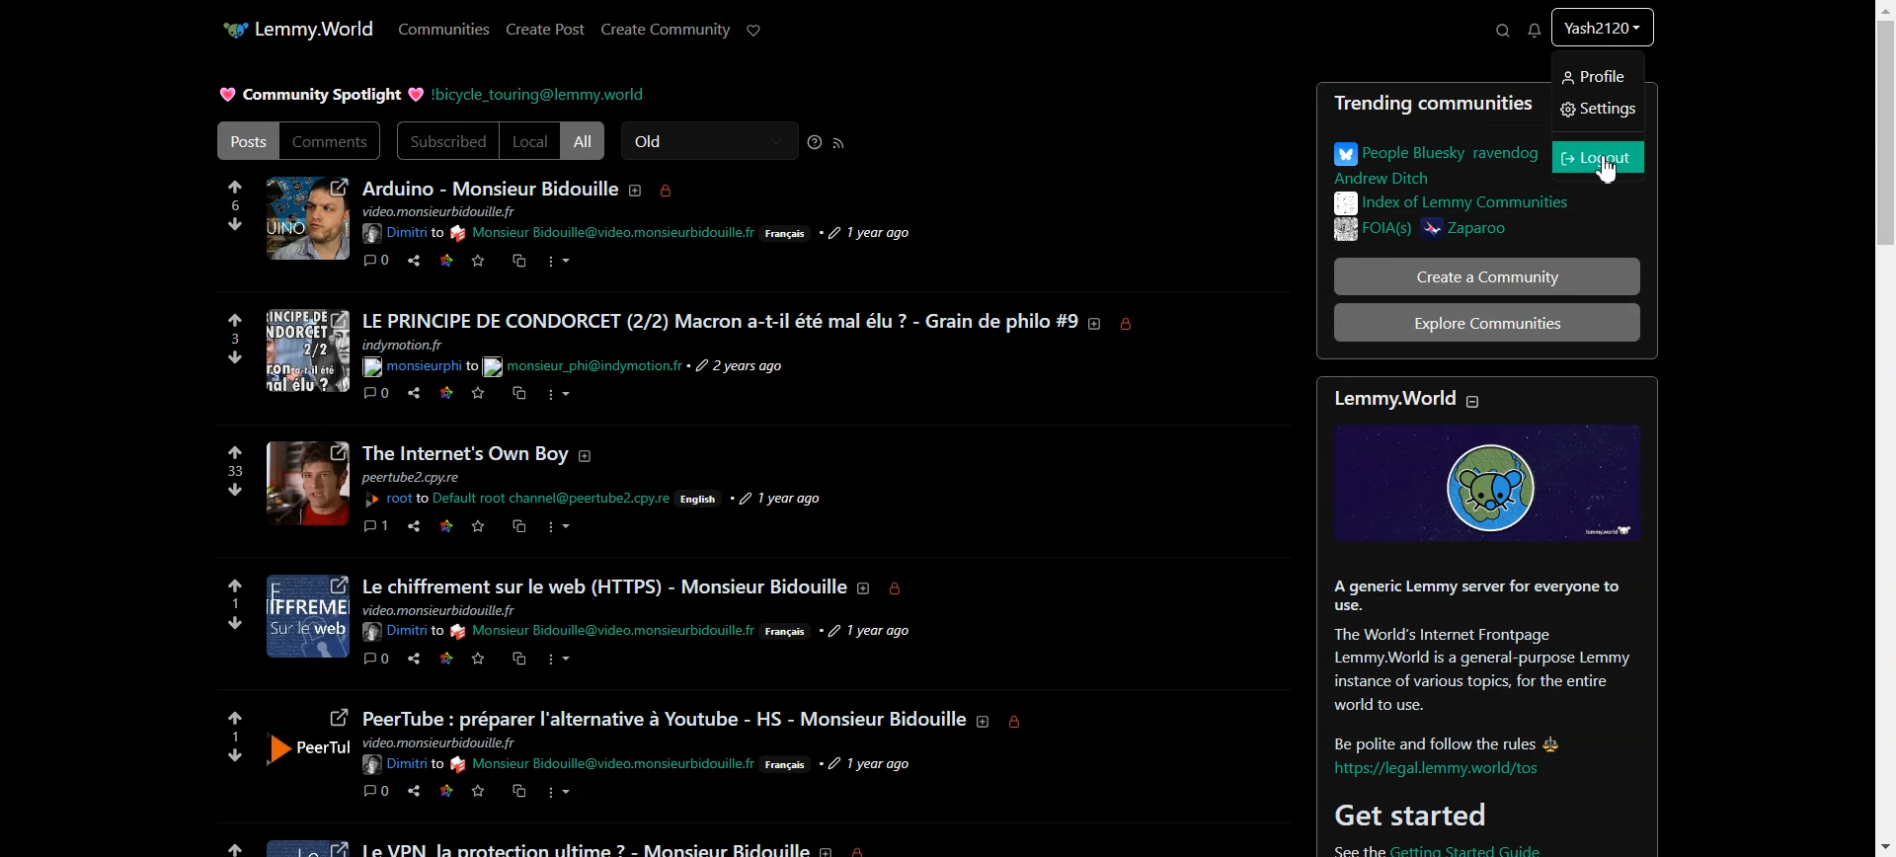  I want to click on hyperlink, so click(606, 233).